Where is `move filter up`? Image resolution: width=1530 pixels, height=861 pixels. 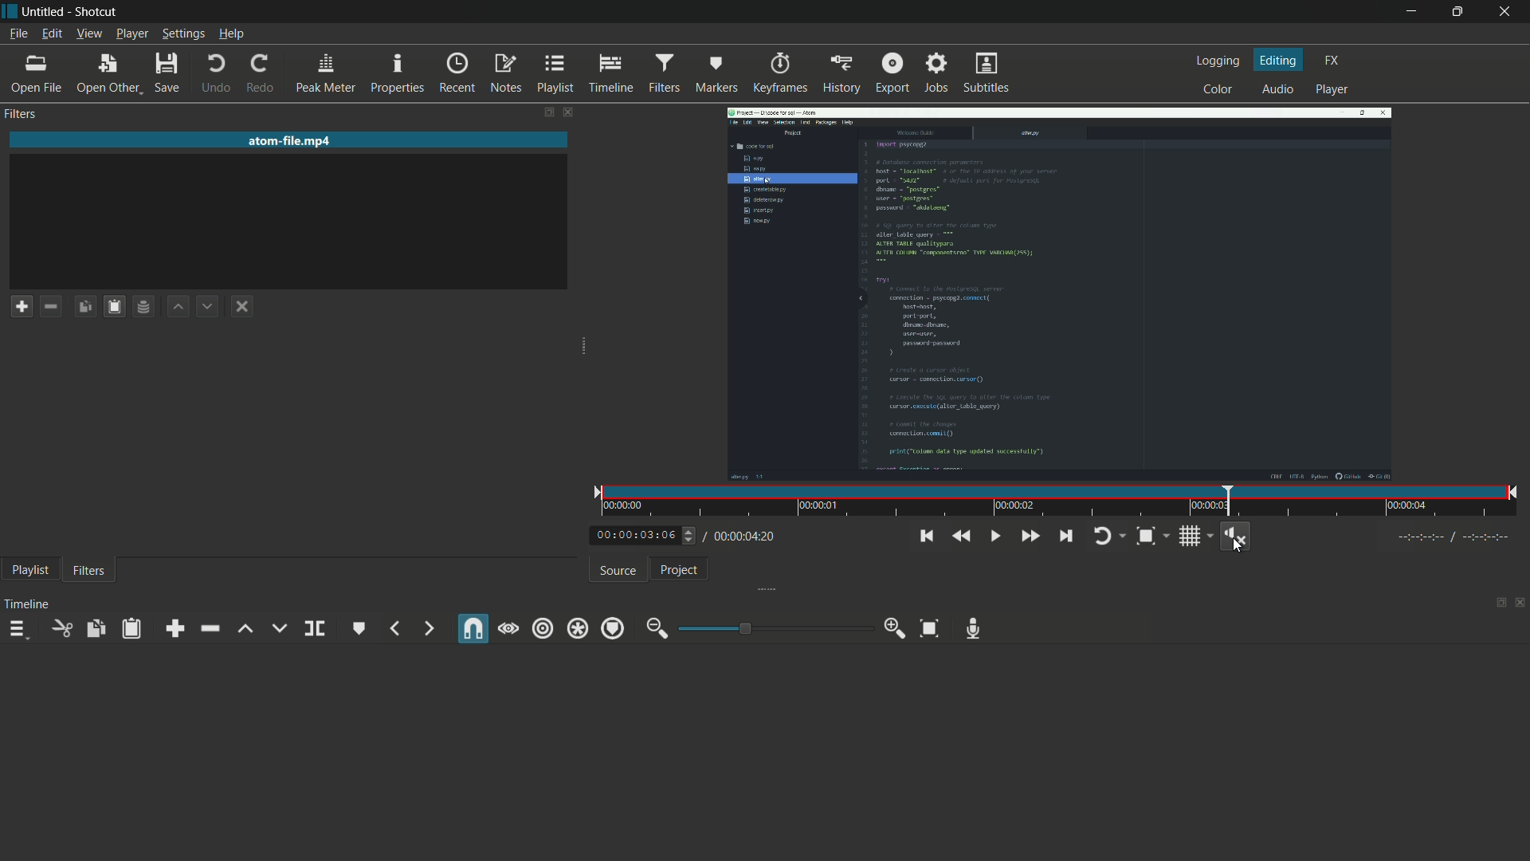 move filter up is located at coordinates (178, 307).